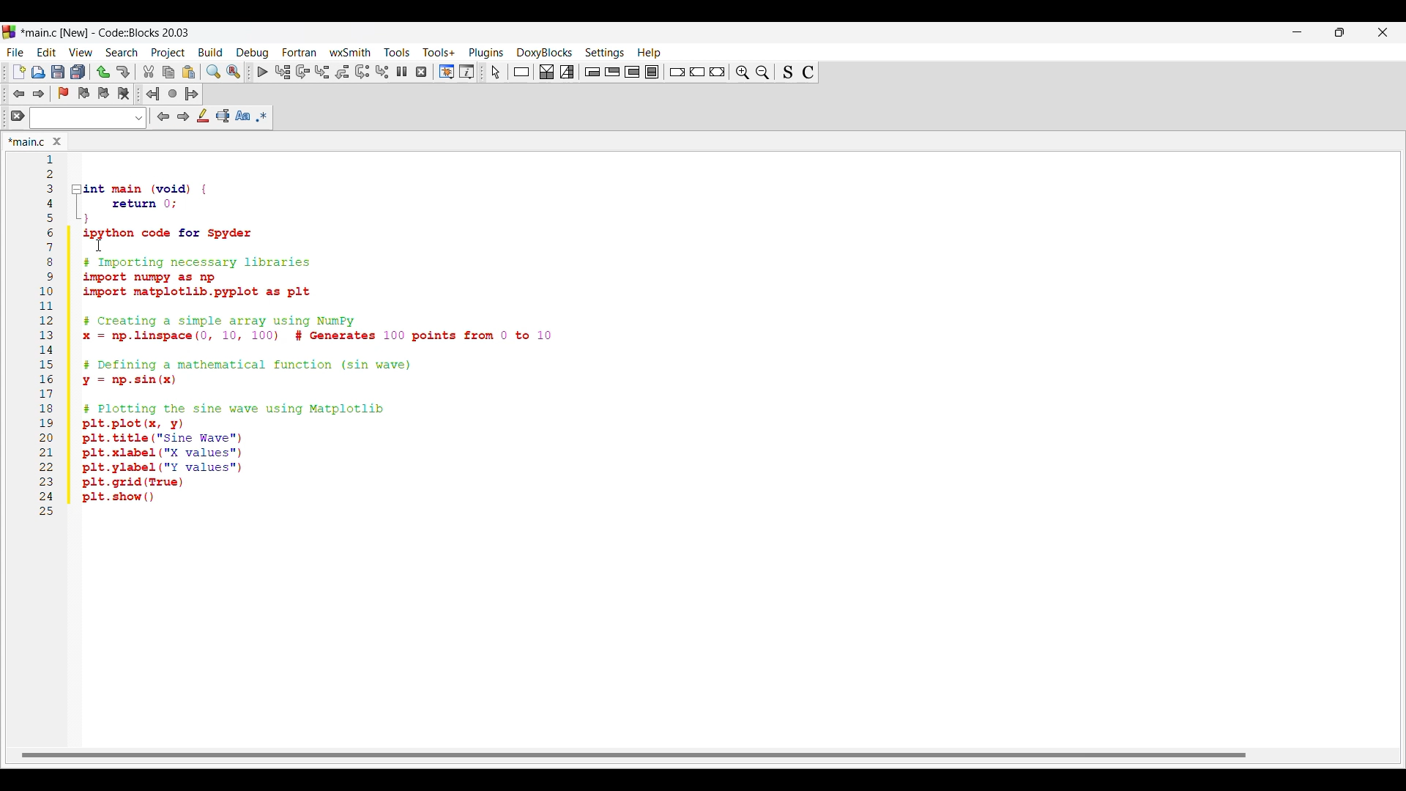  I want to click on Tools+ menu, so click(439, 52).